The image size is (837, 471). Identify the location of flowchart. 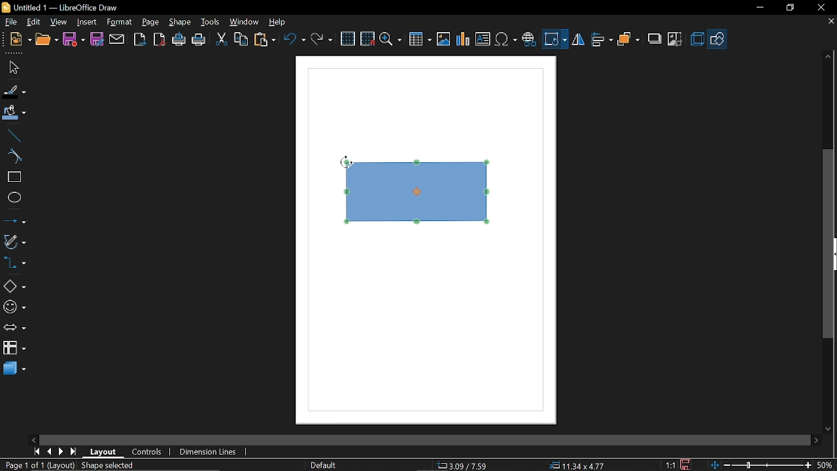
(14, 349).